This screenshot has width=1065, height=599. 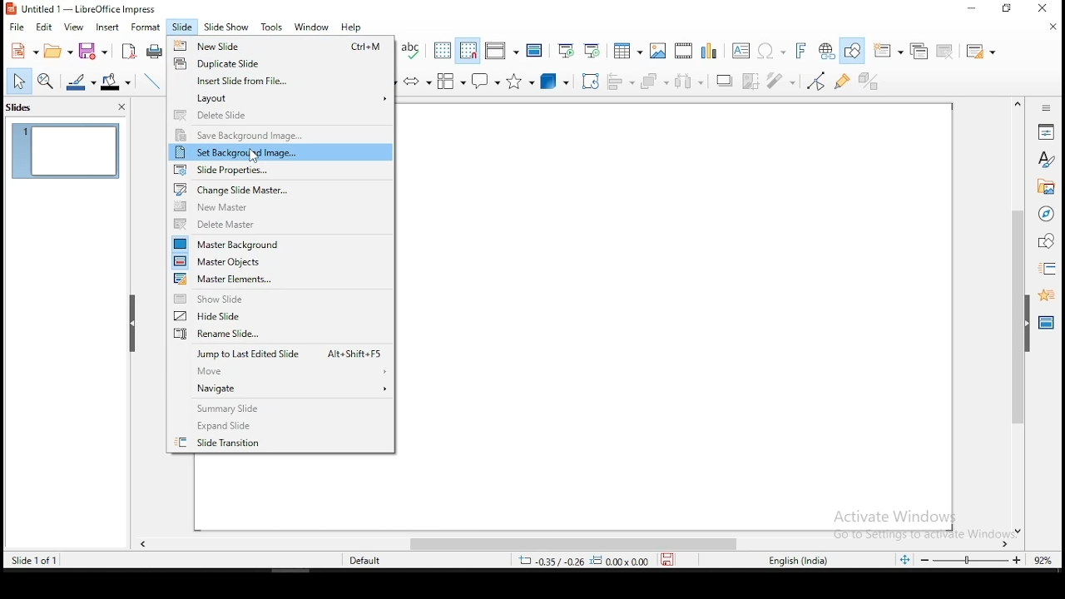 What do you see at coordinates (1052, 26) in the screenshot?
I see `close` at bounding box center [1052, 26].